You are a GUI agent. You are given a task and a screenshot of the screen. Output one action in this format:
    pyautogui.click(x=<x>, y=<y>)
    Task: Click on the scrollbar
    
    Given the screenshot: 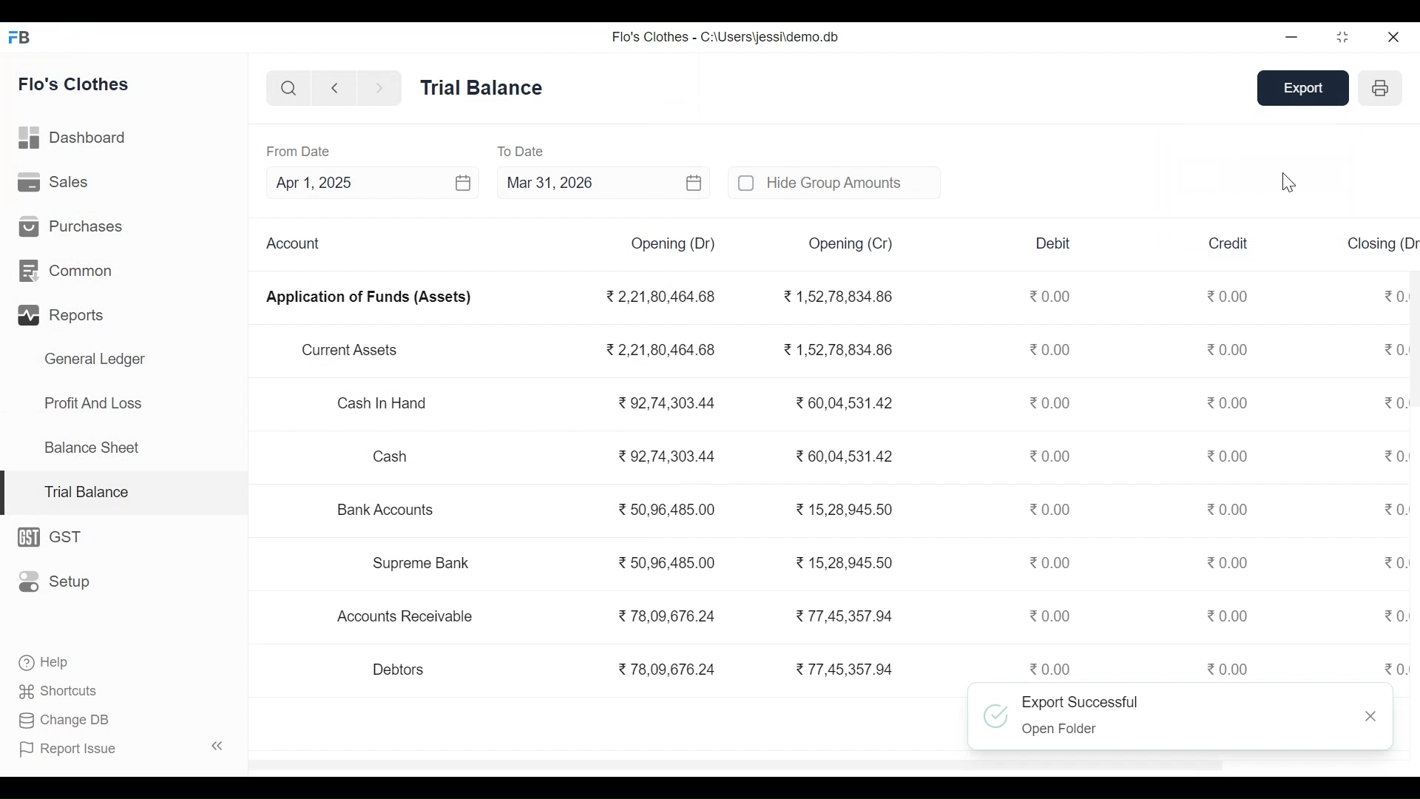 What is the action you would take?
    pyautogui.click(x=740, y=763)
    